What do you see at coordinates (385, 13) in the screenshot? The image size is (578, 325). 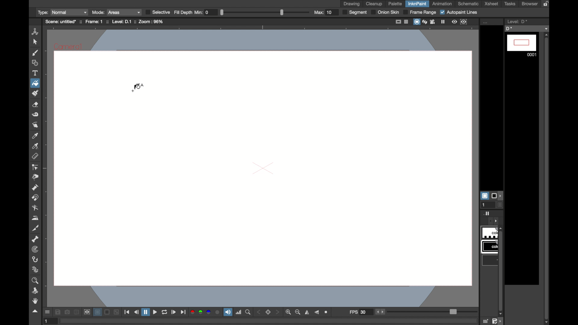 I see `Onion Skin` at bounding box center [385, 13].